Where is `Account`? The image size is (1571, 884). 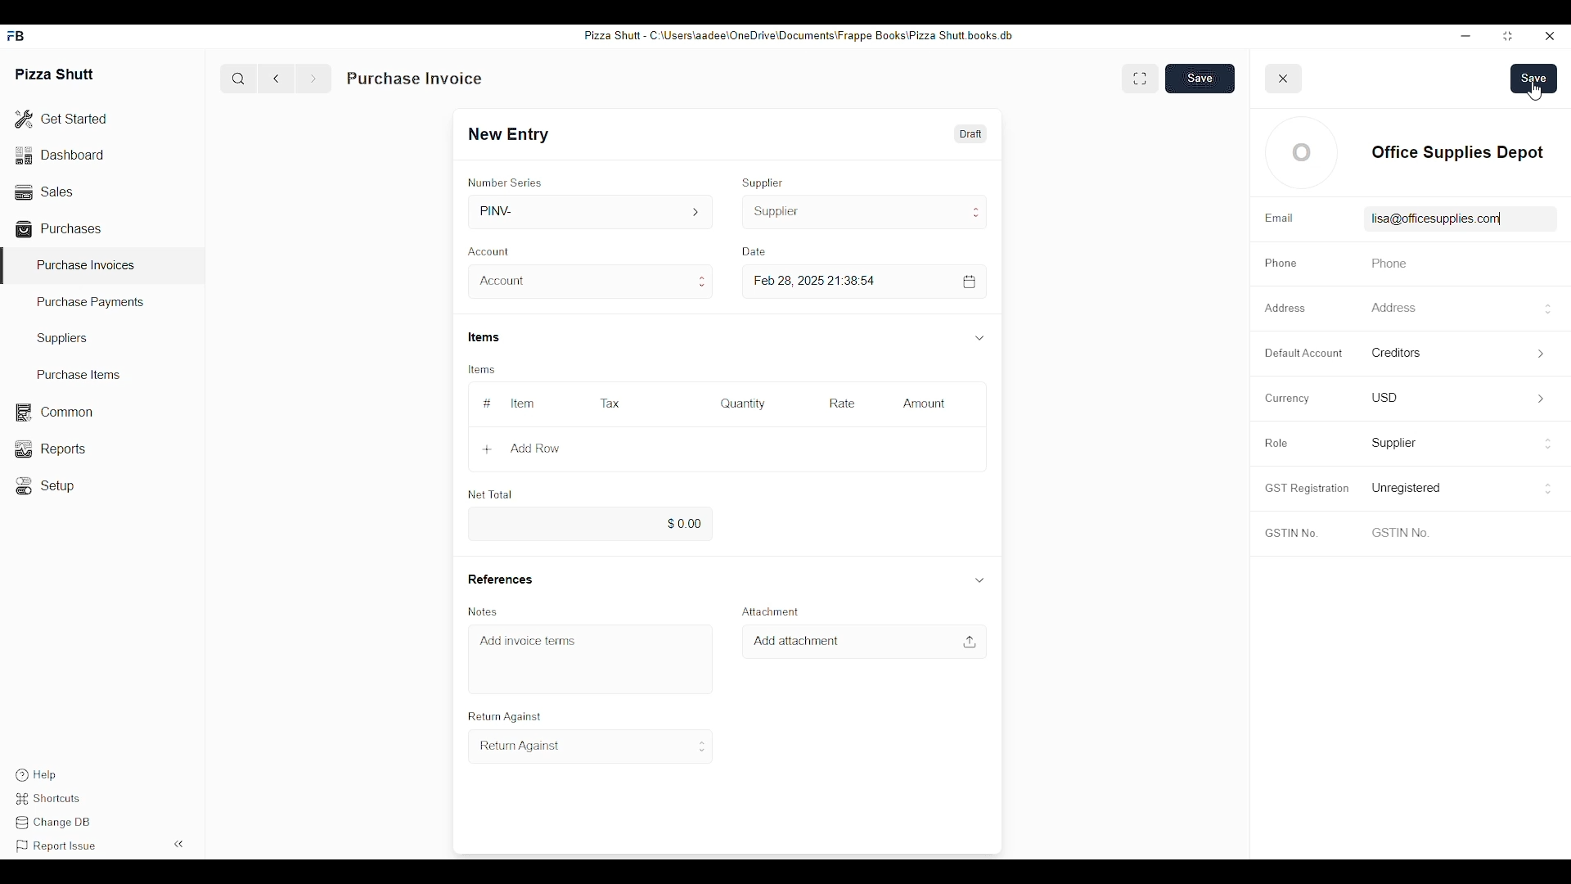 Account is located at coordinates (492, 250).